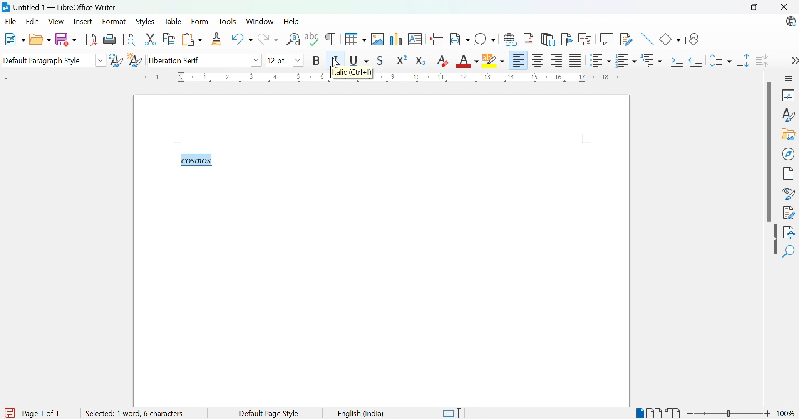 The height and width of the screenshot is (419, 799). What do you see at coordinates (258, 62) in the screenshot?
I see `Drop down` at bounding box center [258, 62].